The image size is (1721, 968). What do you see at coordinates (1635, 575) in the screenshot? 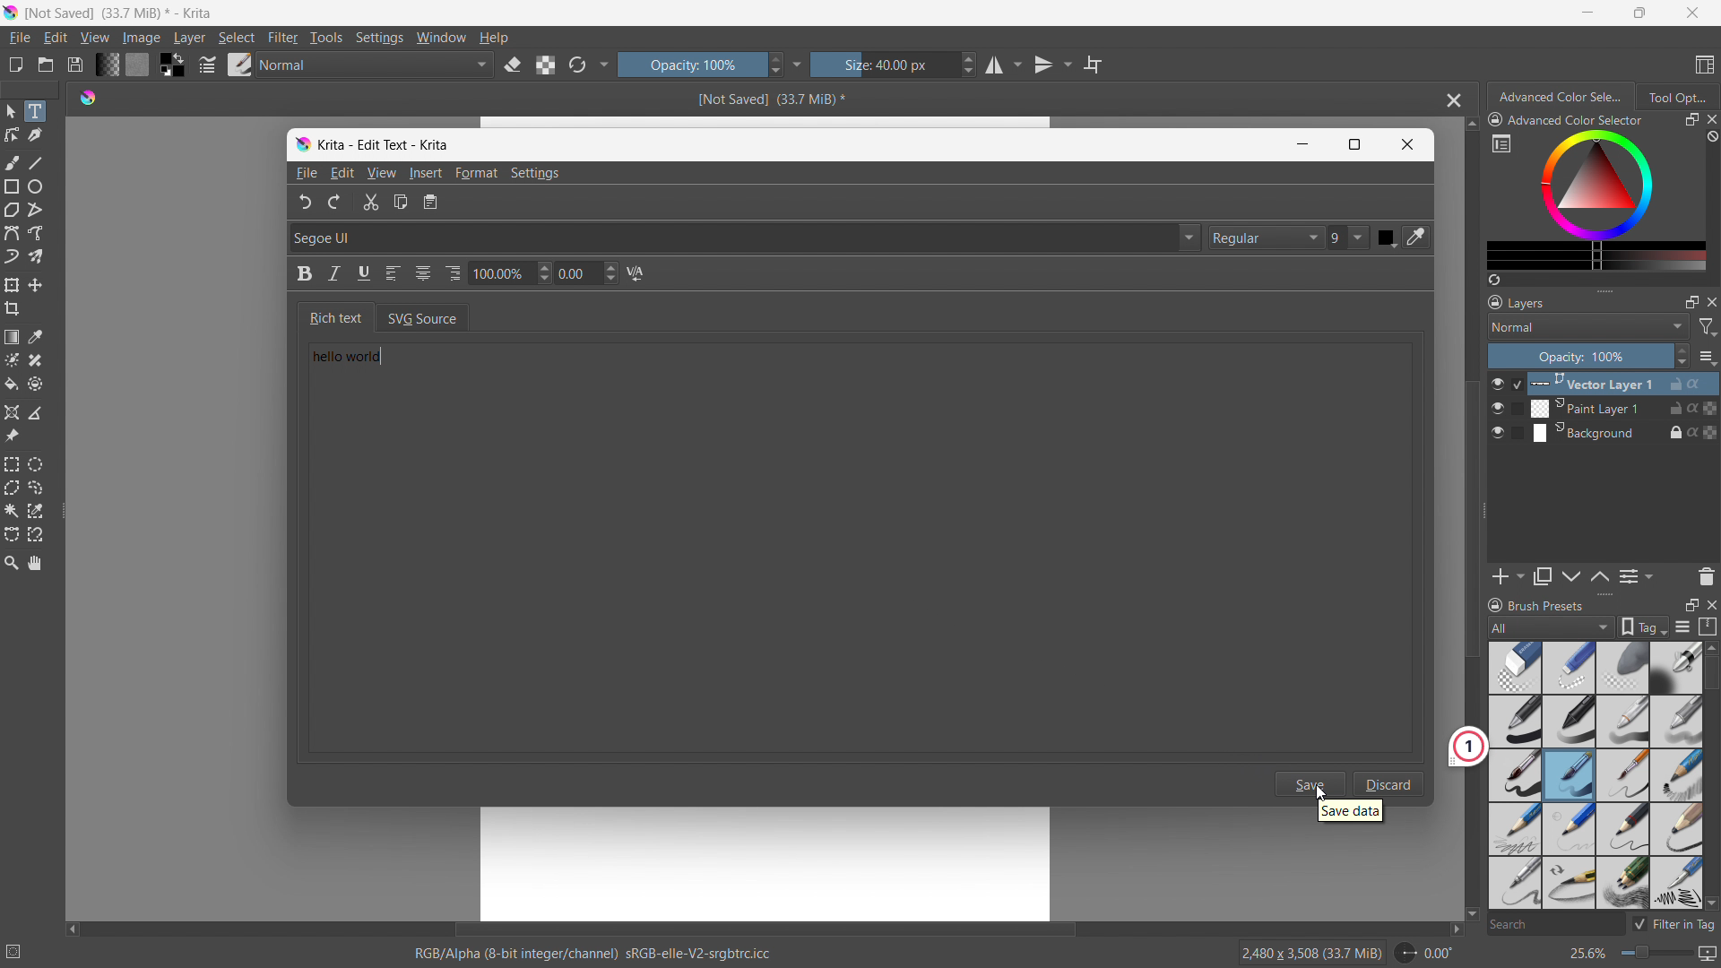
I see `view/change layer properties` at bounding box center [1635, 575].